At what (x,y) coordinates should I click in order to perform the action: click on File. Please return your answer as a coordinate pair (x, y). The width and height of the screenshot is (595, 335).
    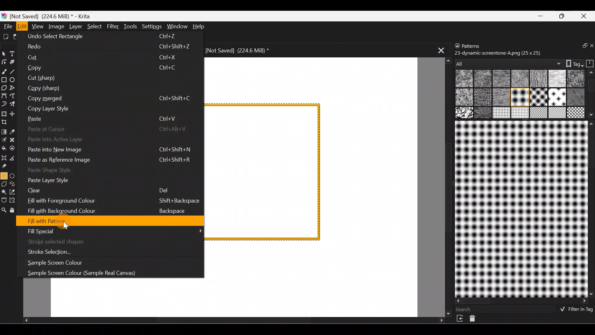
    Looking at the image, I should click on (7, 26).